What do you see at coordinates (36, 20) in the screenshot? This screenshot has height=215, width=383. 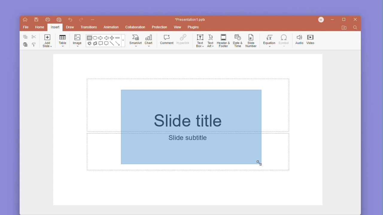 I see `save` at bounding box center [36, 20].